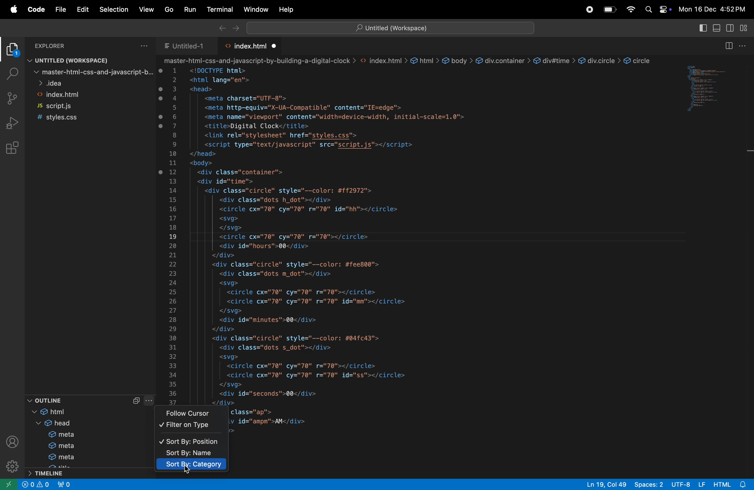  Describe the element at coordinates (56, 434) in the screenshot. I see `meta` at that location.